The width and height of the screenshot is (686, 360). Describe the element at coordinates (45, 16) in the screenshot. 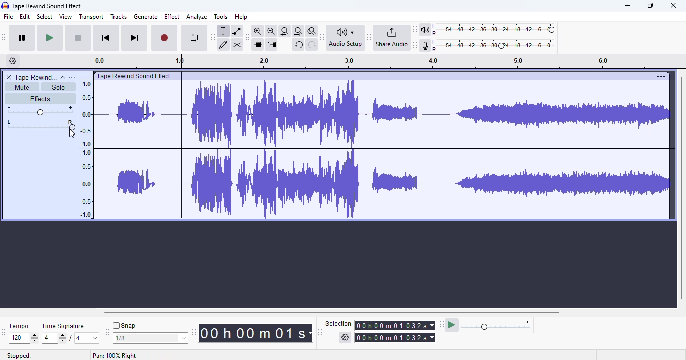

I see `select` at that location.